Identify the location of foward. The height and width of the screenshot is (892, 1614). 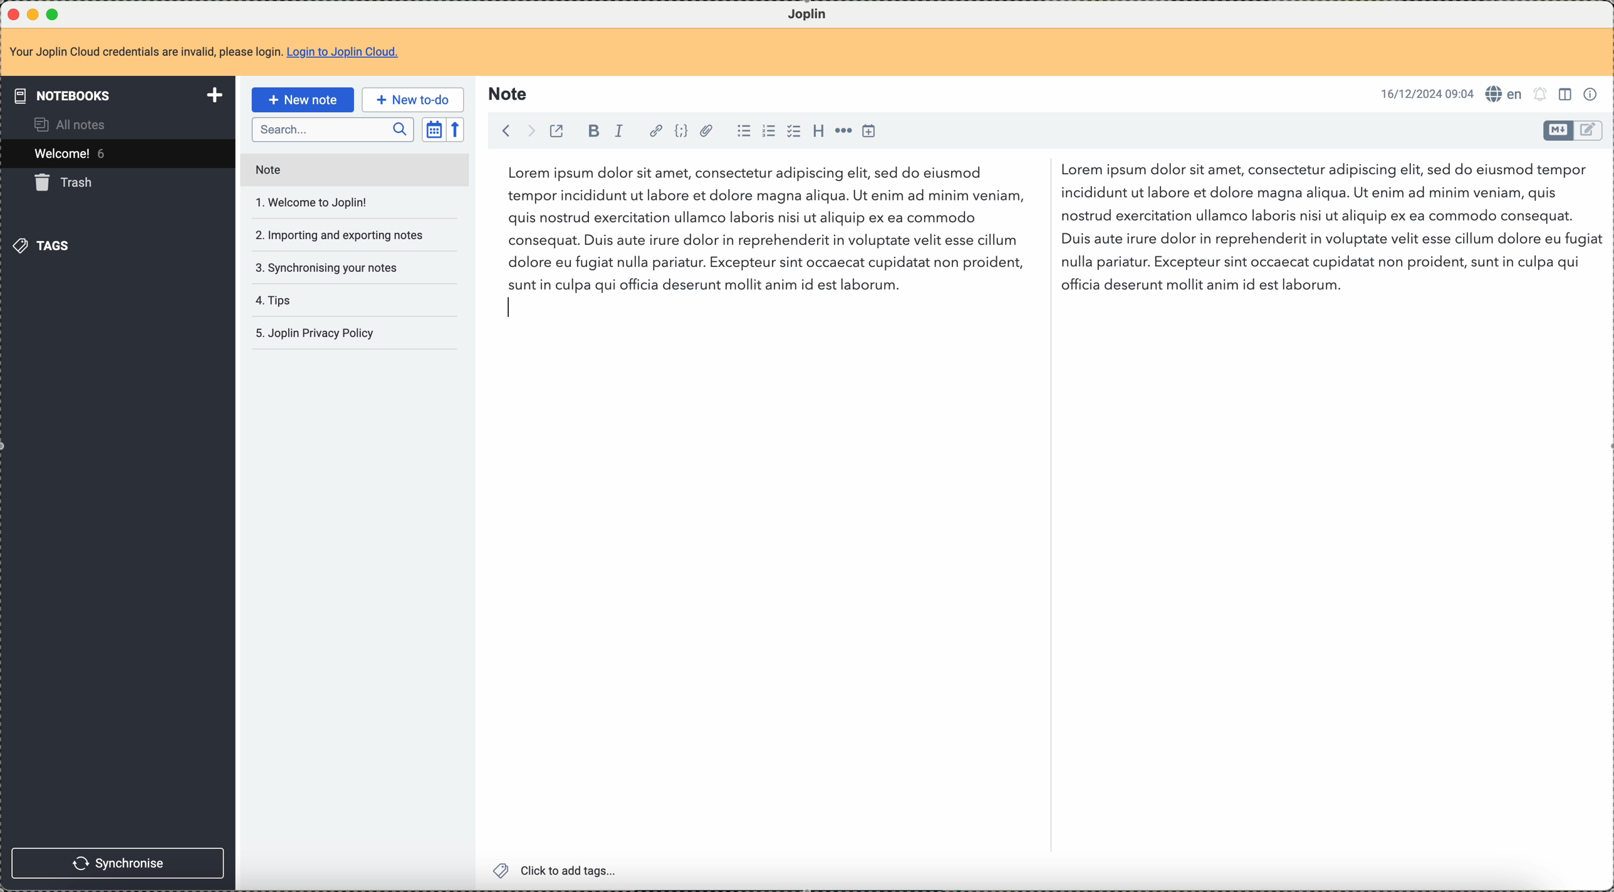
(528, 131).